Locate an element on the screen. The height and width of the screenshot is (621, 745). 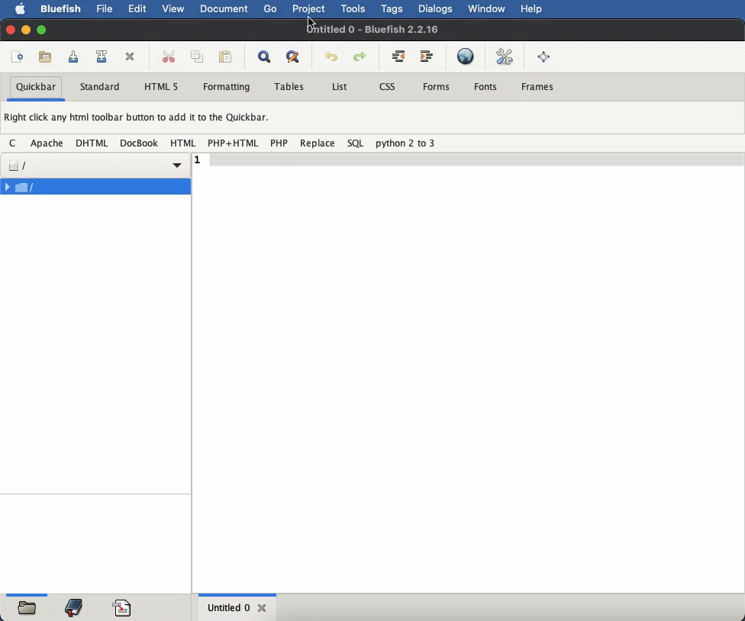
paste is located at coordinates (227, 56).